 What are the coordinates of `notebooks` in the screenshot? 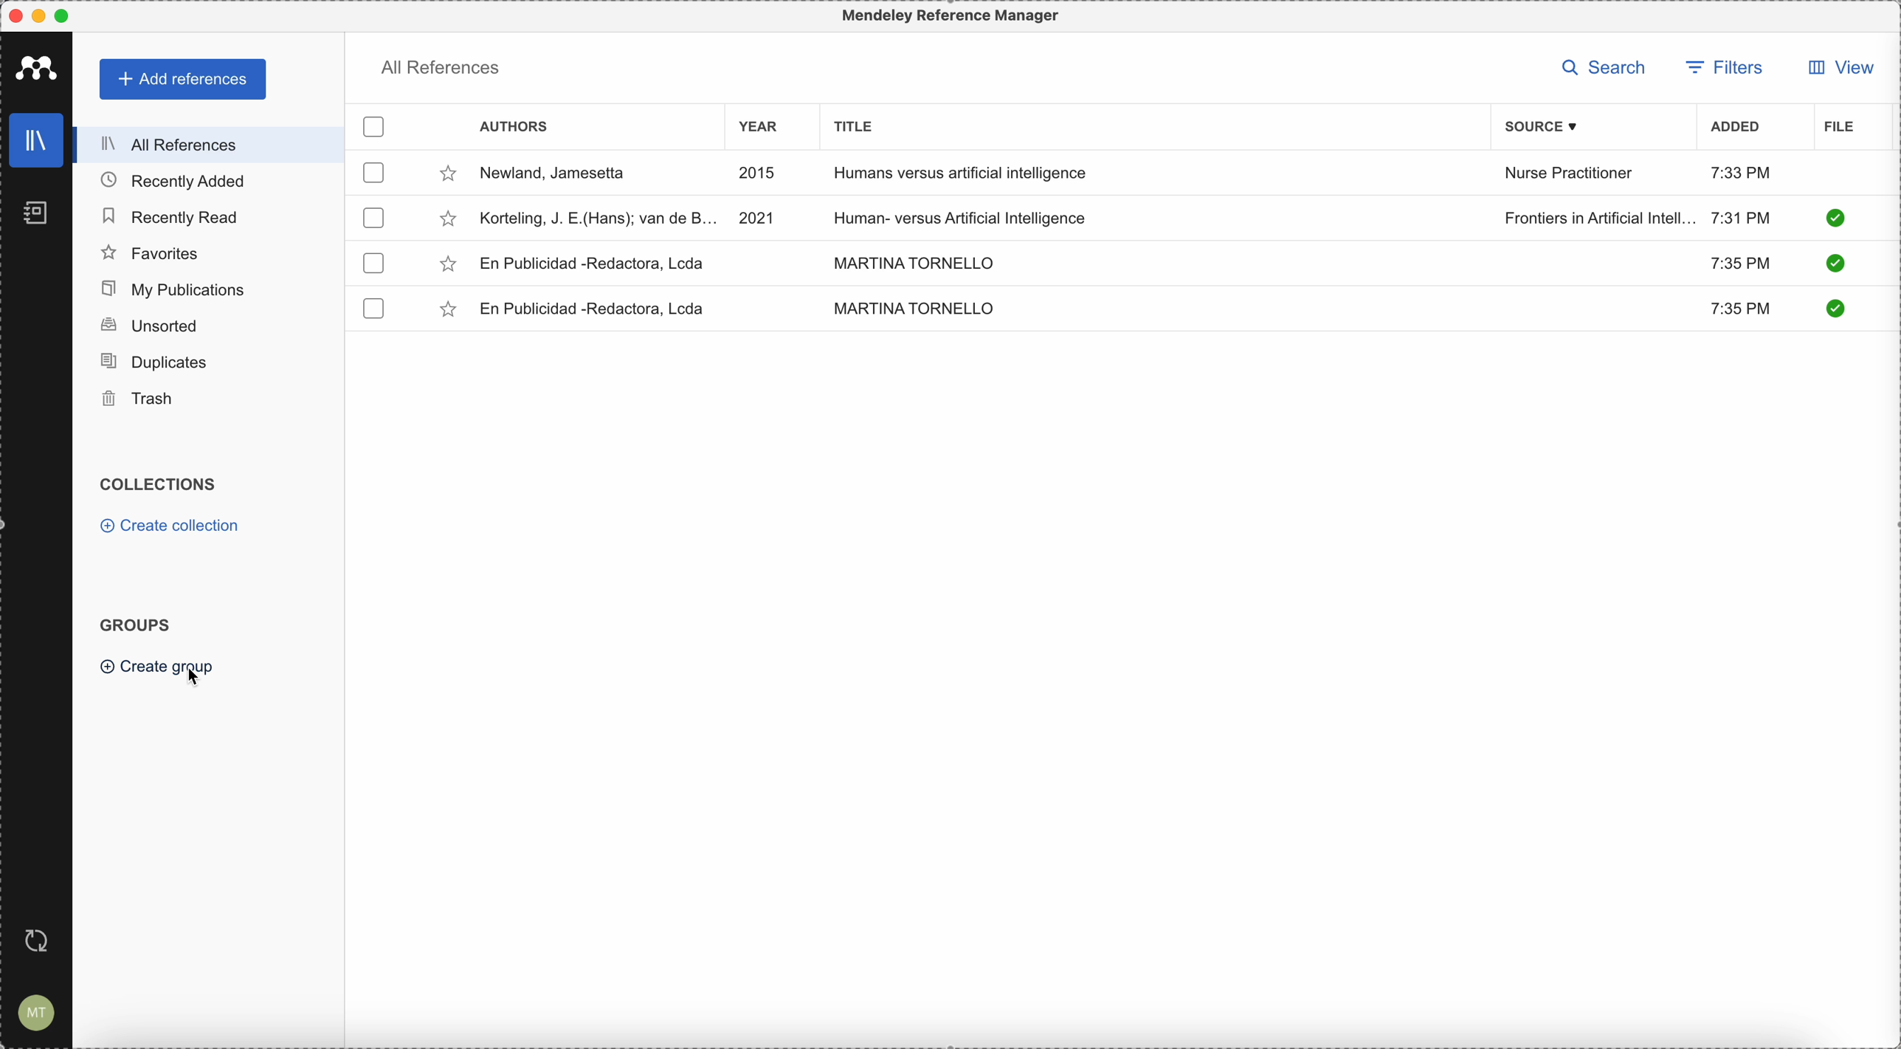 It's located at (38, 217).